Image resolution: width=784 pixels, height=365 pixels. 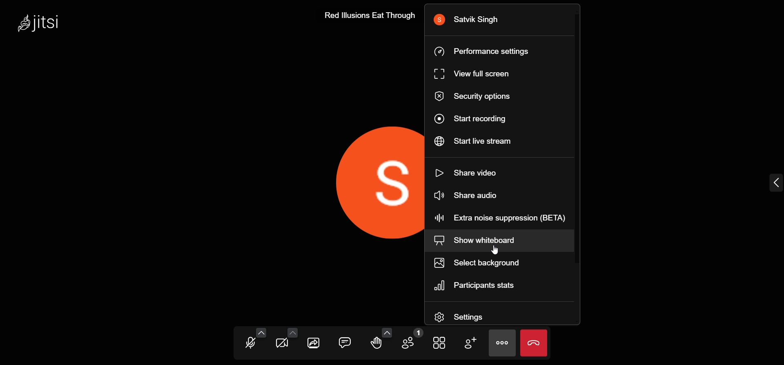 What do you see at coordinates (774, 184) in the screenshot?
I see `expand` at bounding box center [774, 184].